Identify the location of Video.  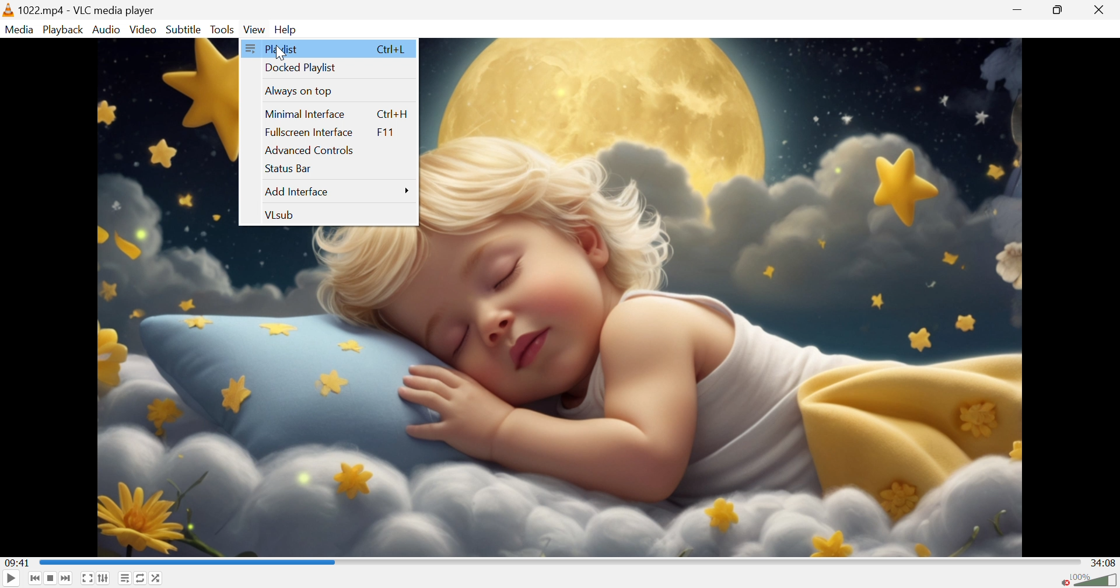
(143, 31).